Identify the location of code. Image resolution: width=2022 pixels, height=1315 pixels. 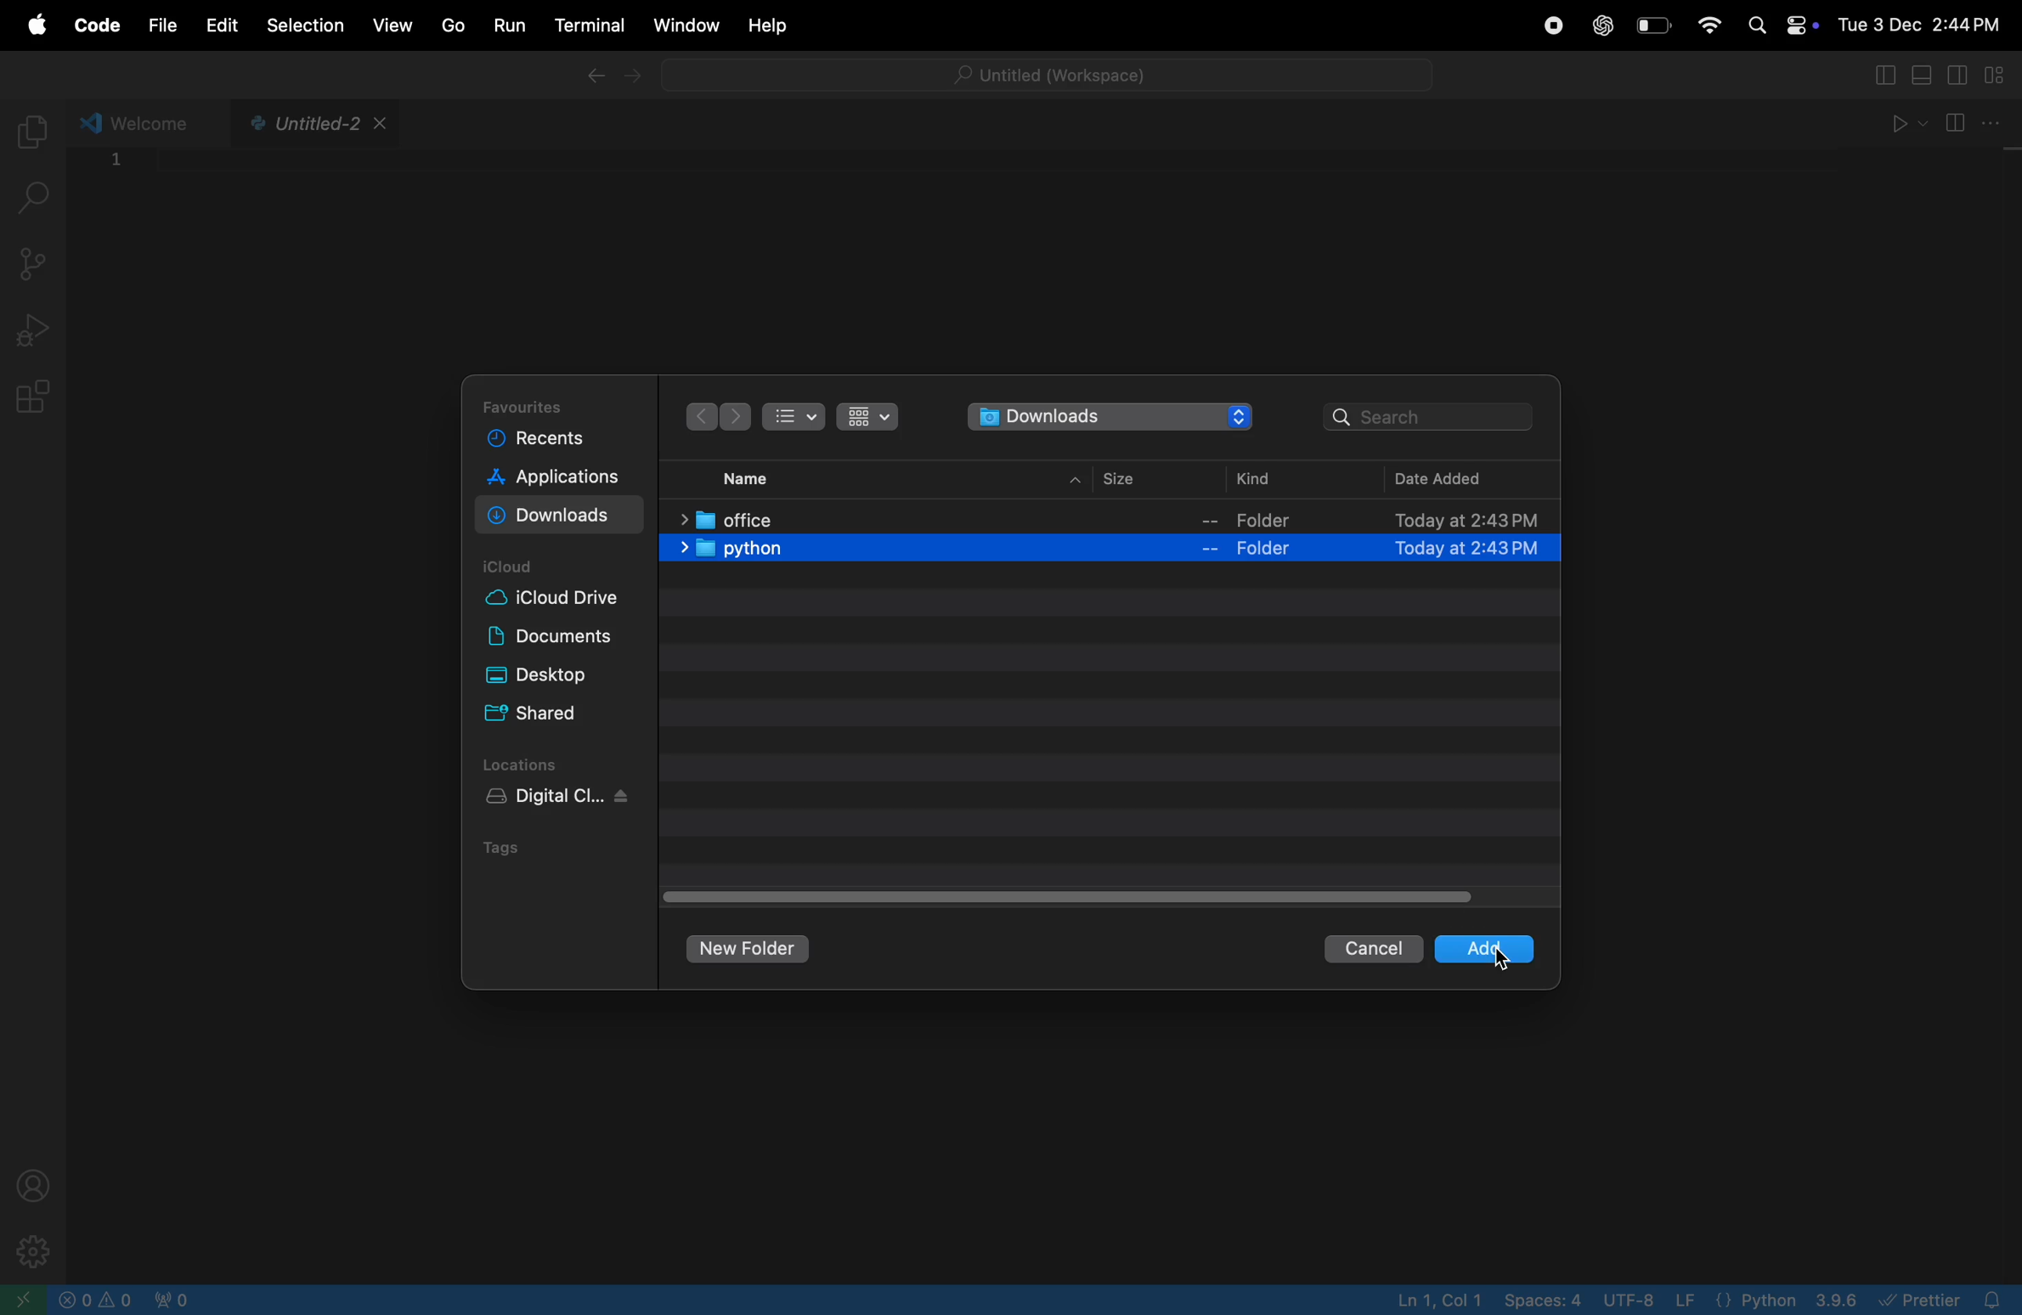
(99, 24).